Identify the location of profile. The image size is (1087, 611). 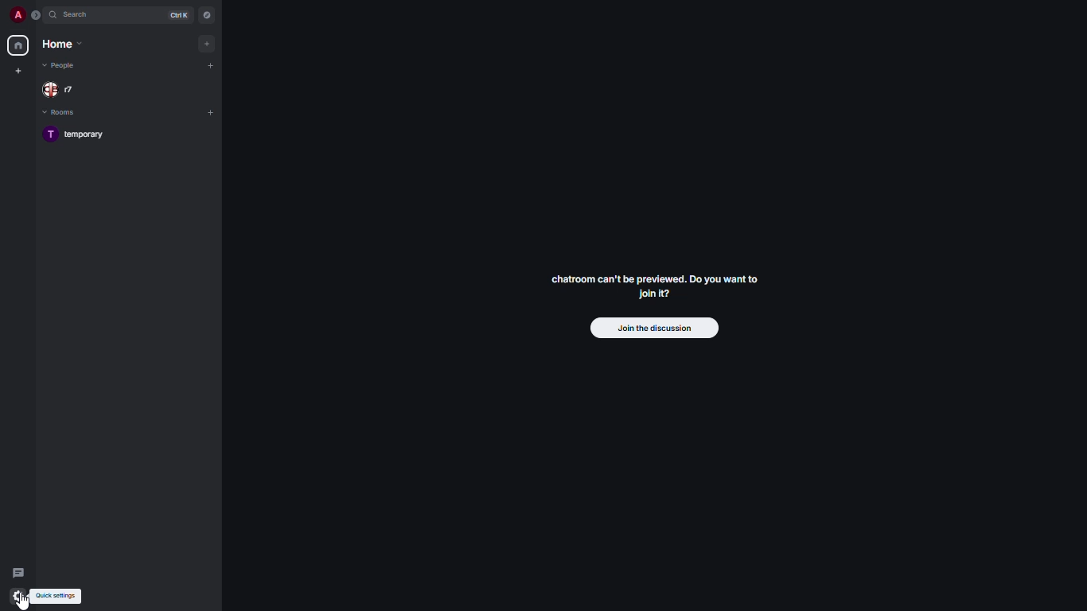
(15, 15).